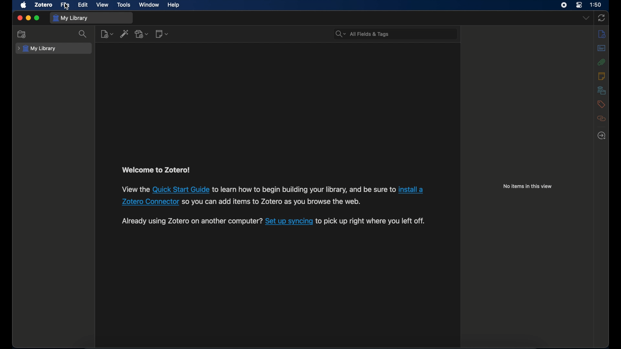 This screenshot has width=621, height=349. I want to click on no items in this view, so click(528, 186).